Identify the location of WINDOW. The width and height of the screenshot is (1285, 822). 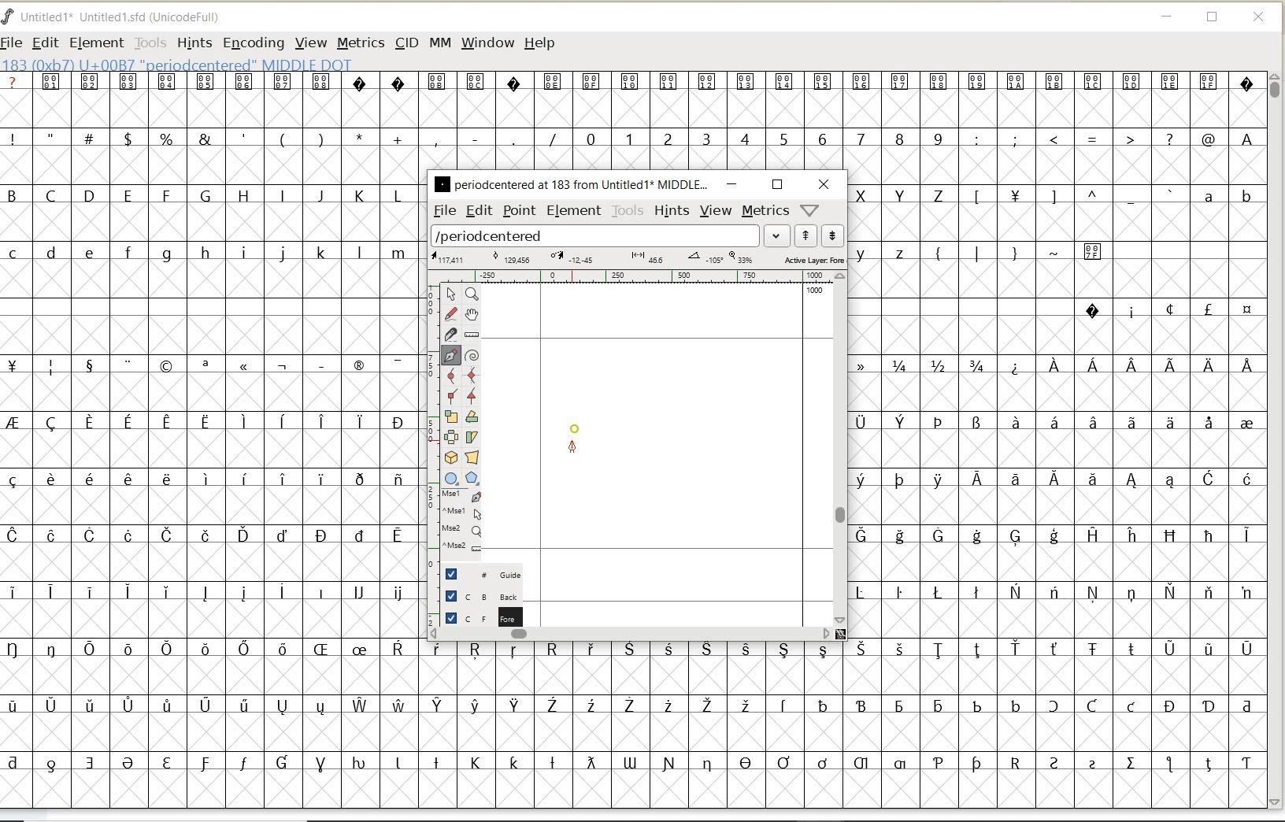
(487, 43).